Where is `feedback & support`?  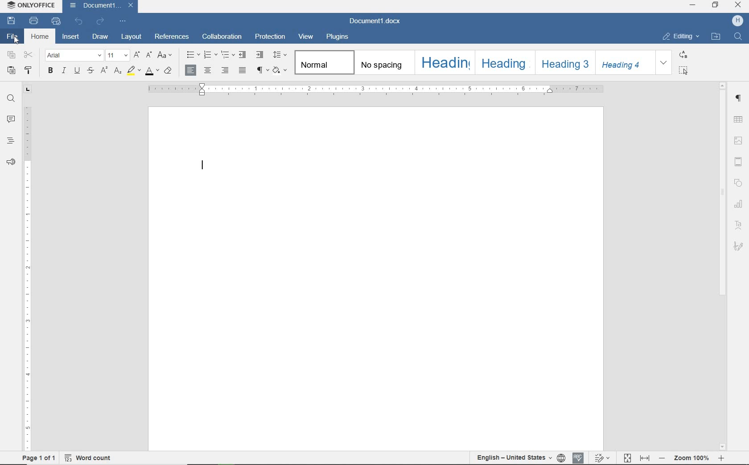 feedback & support is located at coordinates (11, 161).